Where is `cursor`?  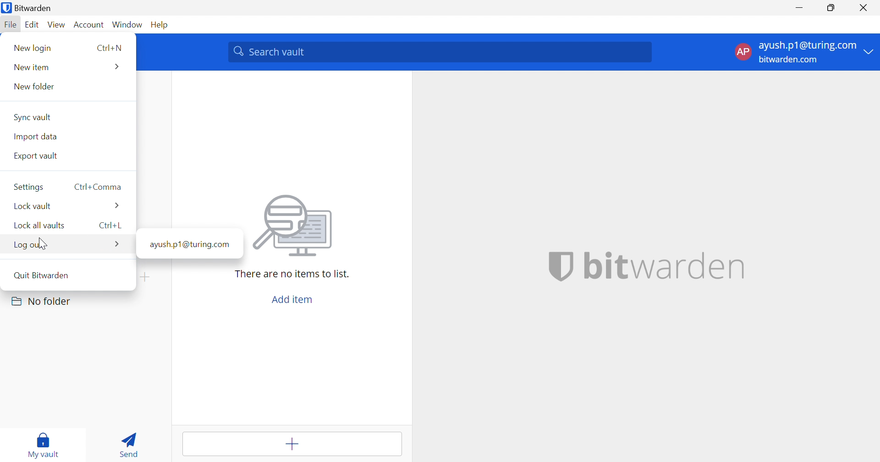
cursor is located at coordinates (43, 246).